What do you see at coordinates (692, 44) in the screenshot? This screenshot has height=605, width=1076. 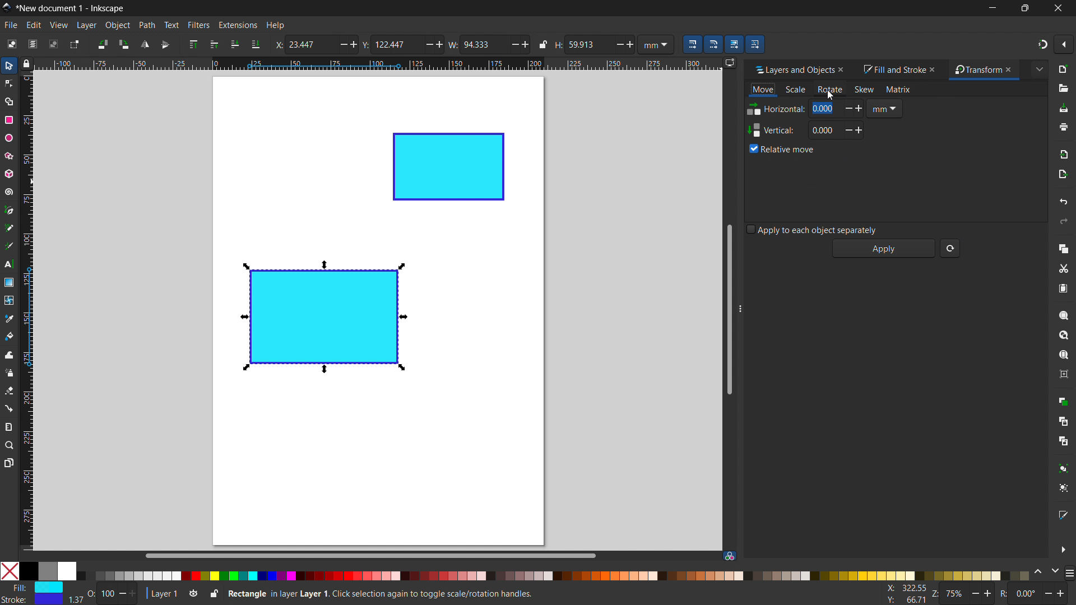 I see `when scaling objects, scale the stroke width by same proportion` at bounding box center [692, 44].